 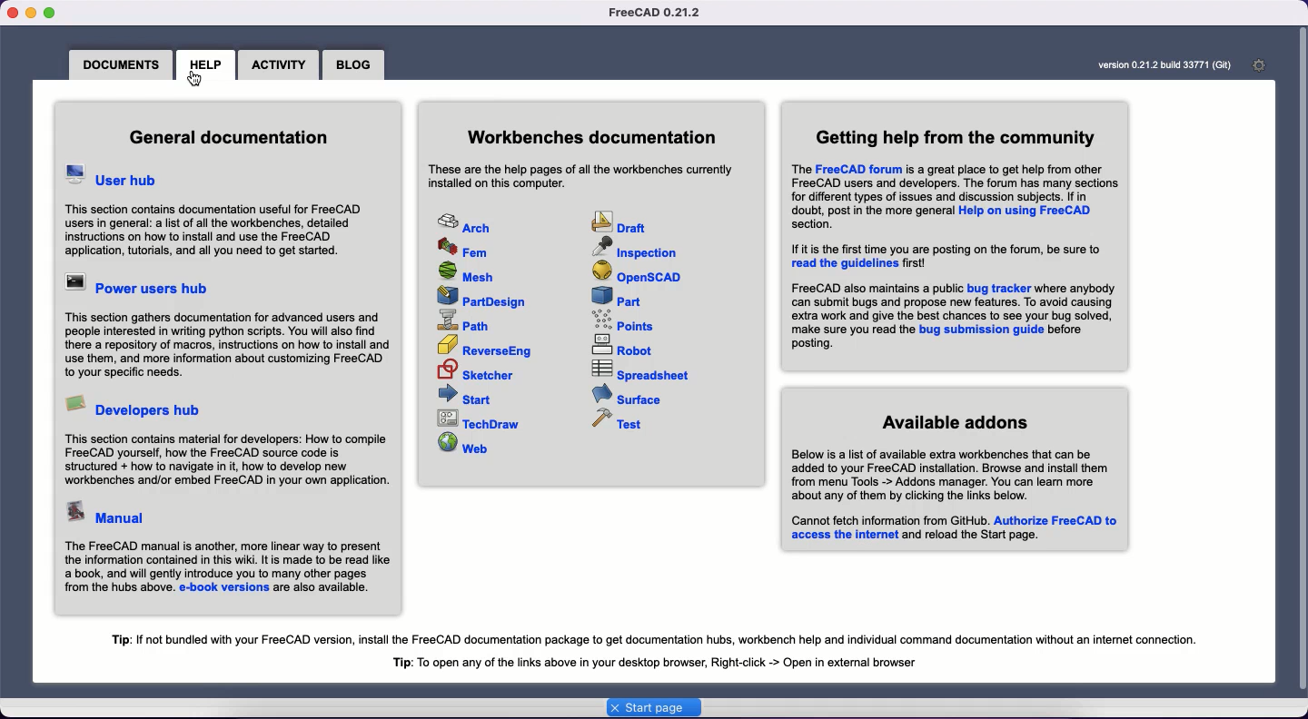 What do you see at coordinates (223, 212) in the screenshot?
I see `User hub` at bounding box center [223, 212].